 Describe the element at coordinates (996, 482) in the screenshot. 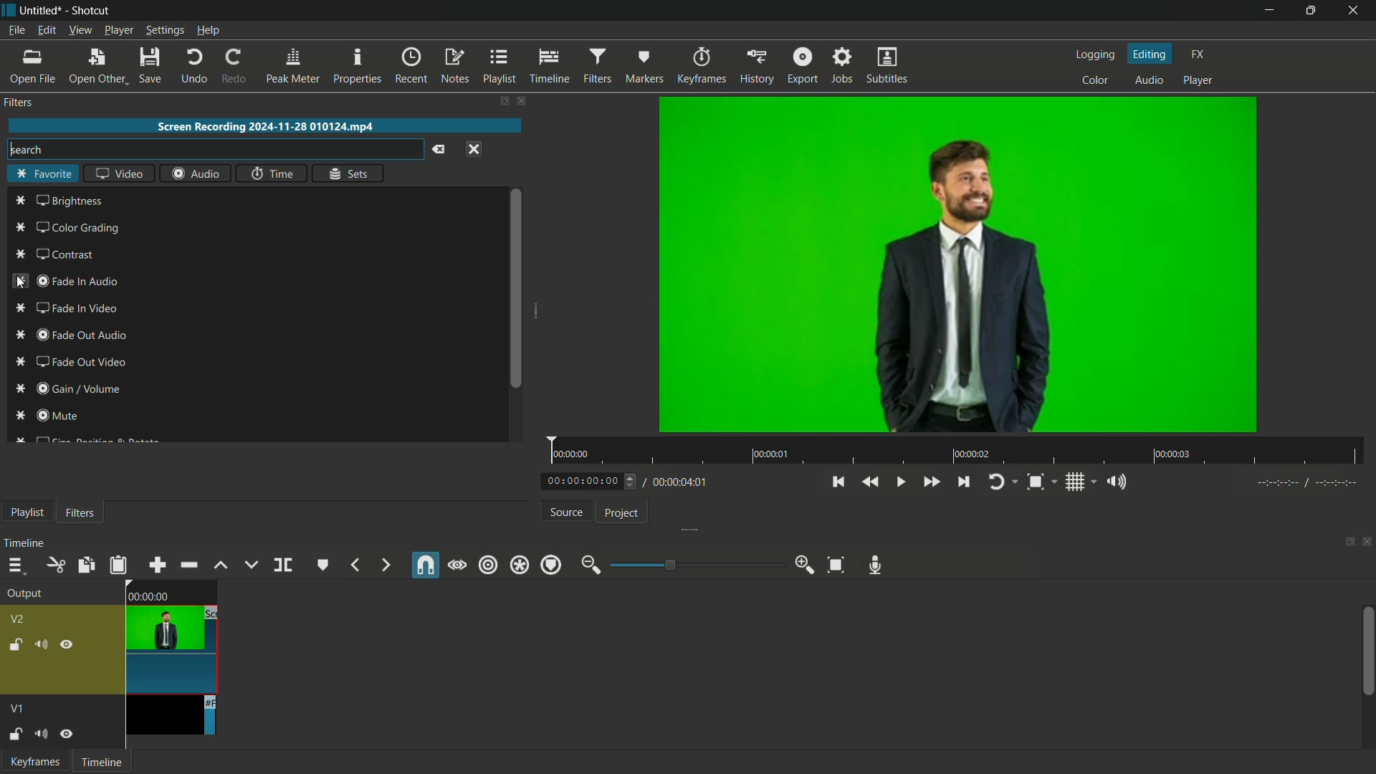

I see `toggle player looping` at that location.